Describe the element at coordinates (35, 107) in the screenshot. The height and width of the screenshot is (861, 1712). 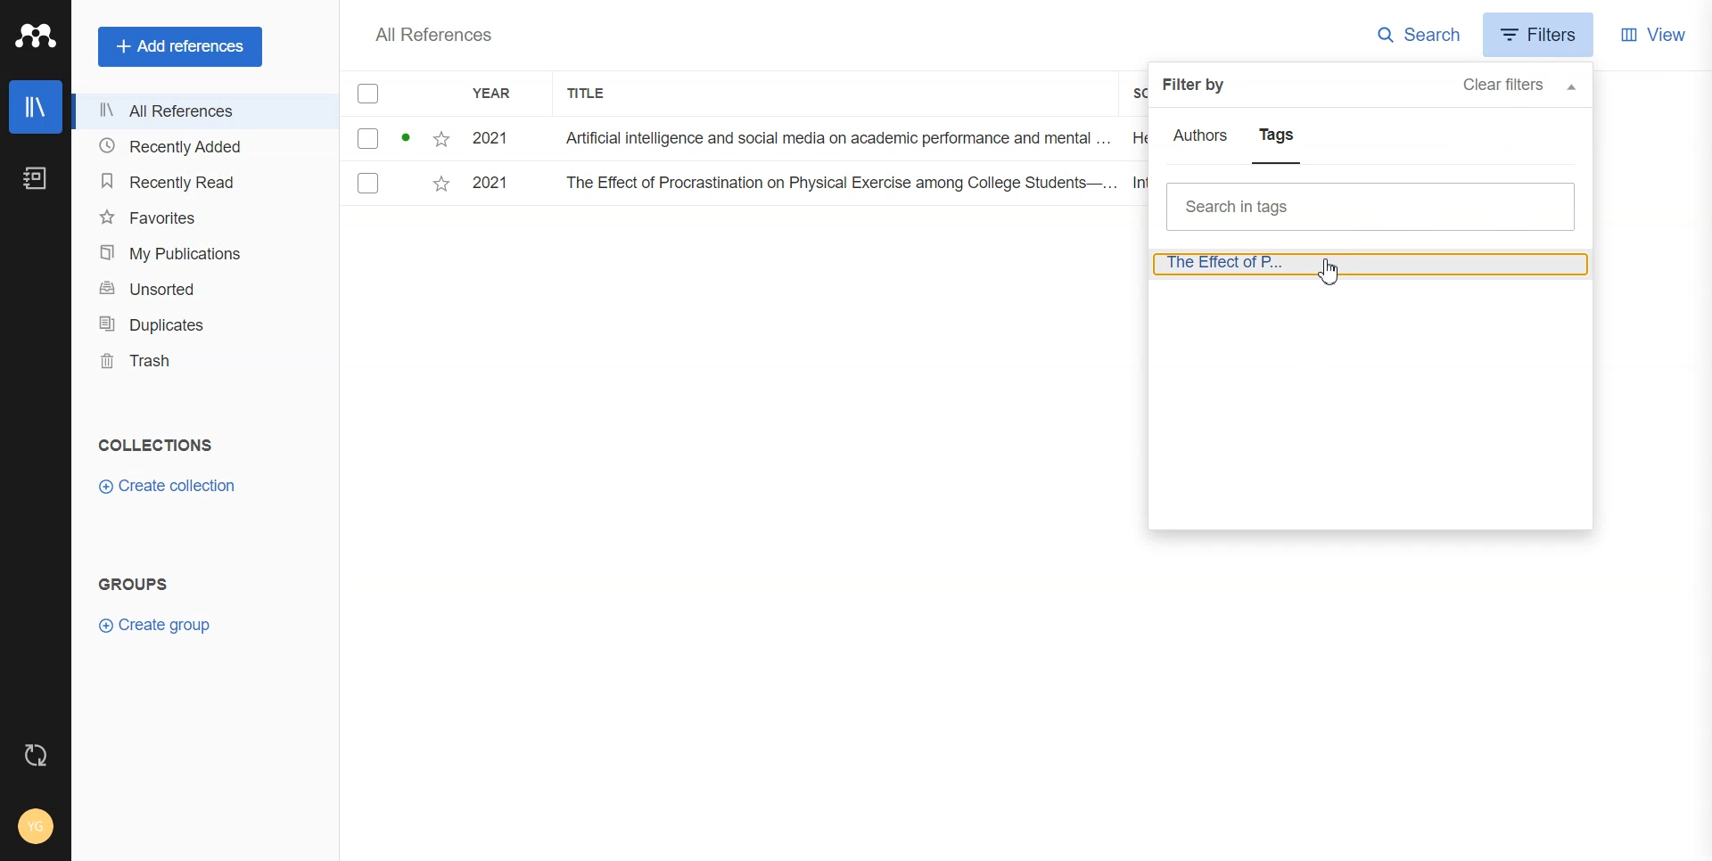
I see `Library` at that location.